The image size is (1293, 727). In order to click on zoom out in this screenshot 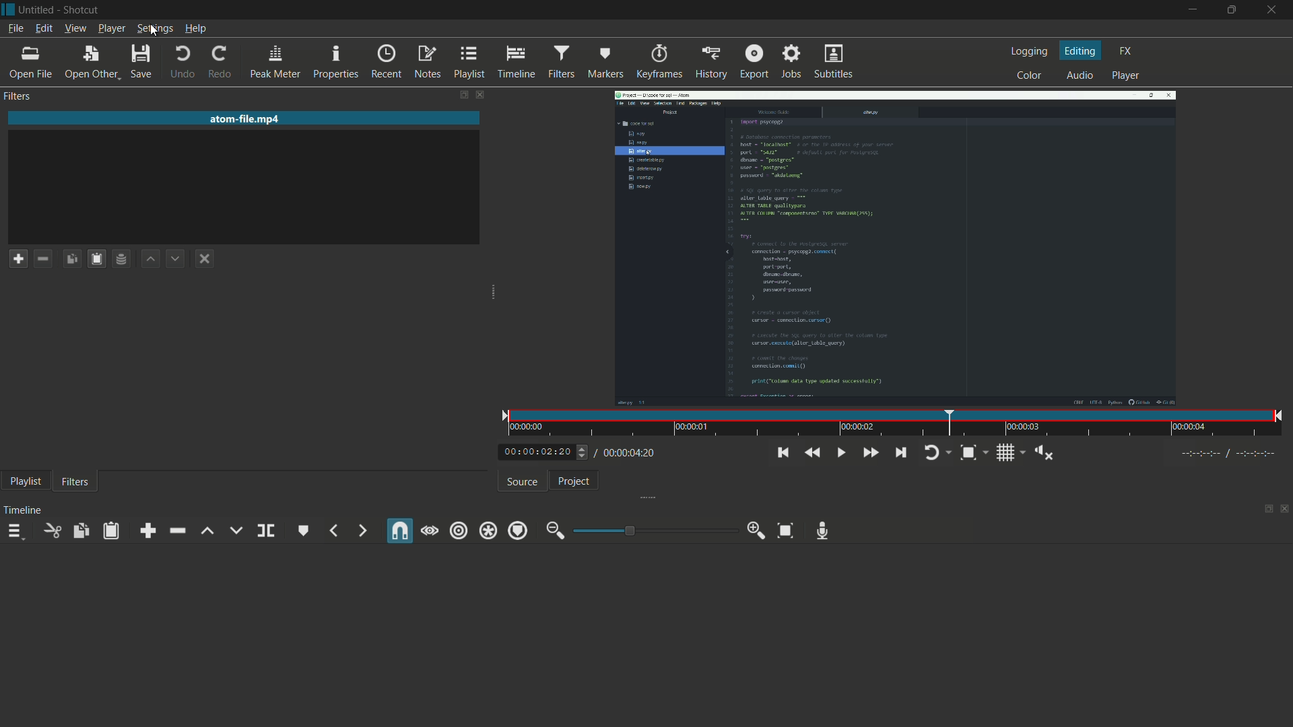, I will do `click(553, 531)`.